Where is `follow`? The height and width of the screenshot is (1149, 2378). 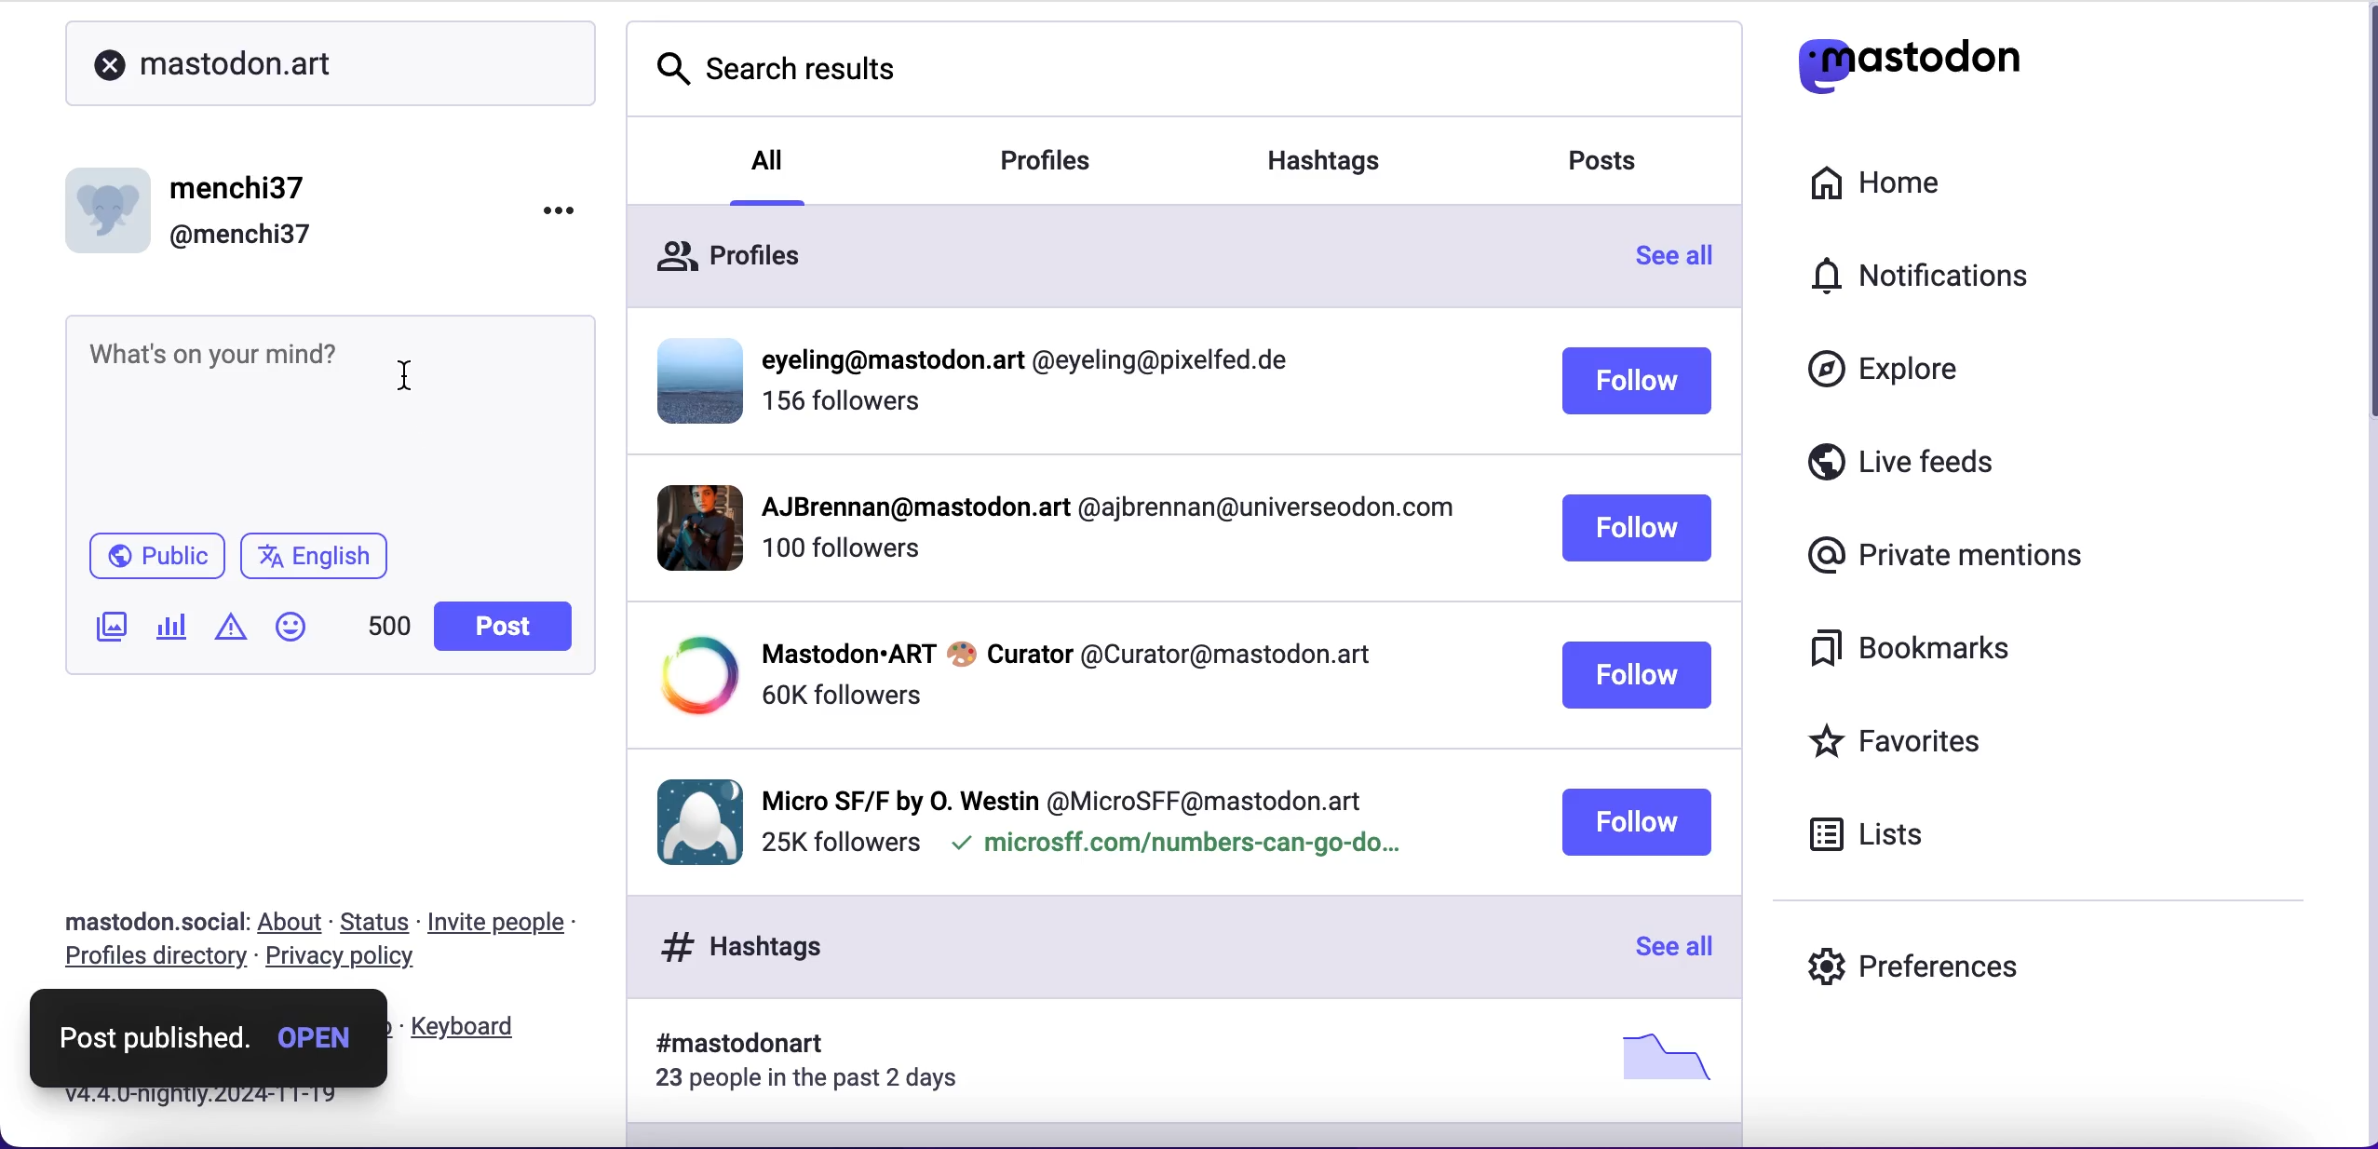
follow is located at coordinates (1637, 384).